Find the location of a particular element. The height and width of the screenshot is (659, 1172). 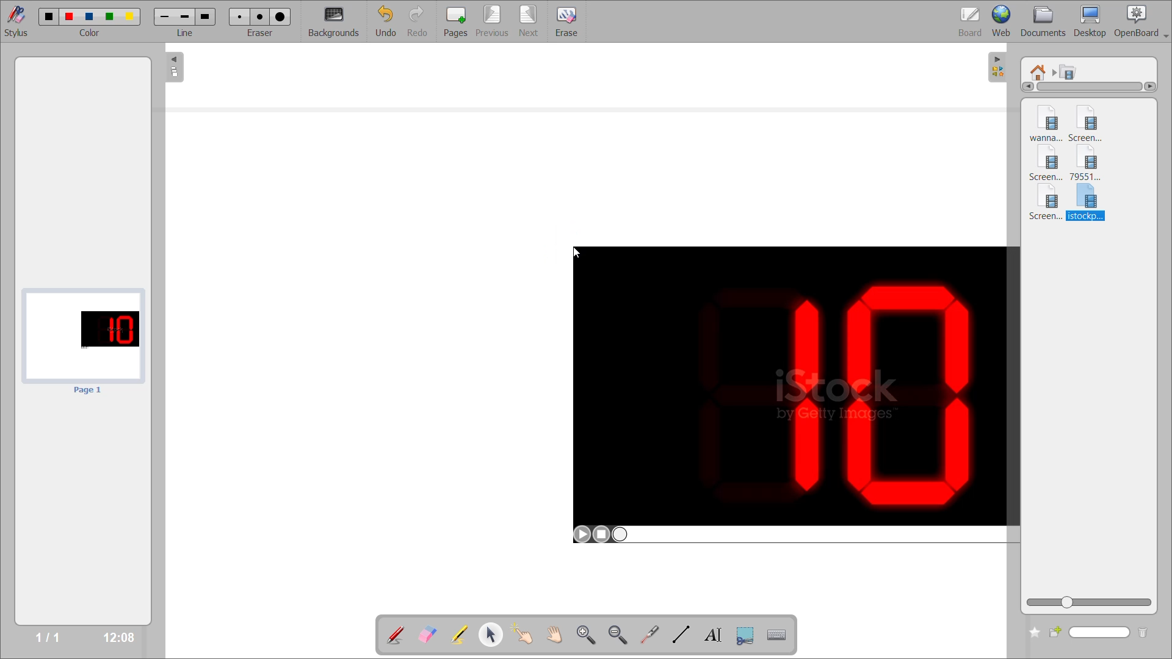

time stamp is located at coordinates (114, 636).